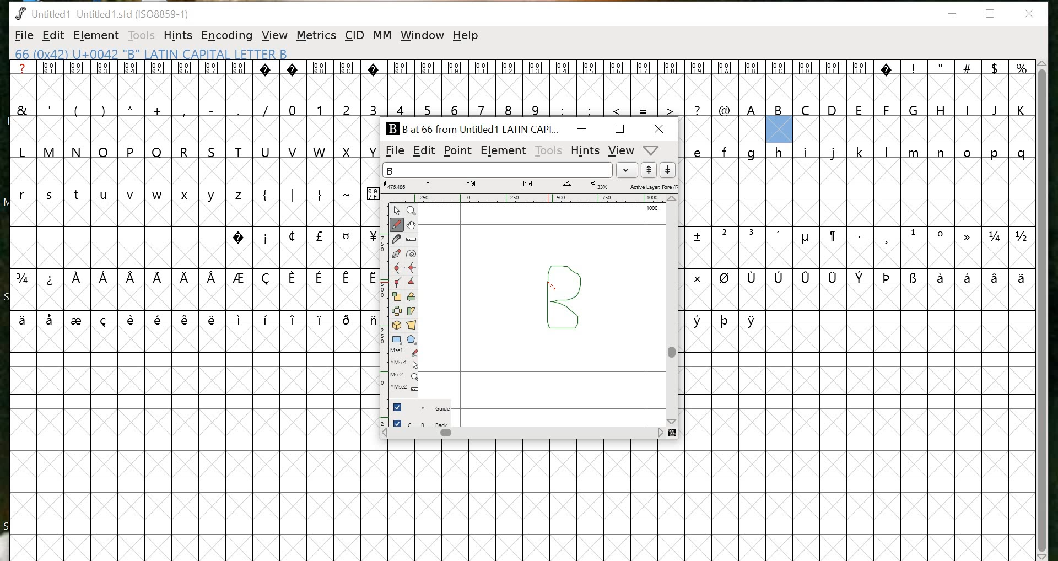 This screenshot has height=561, width=1058. What do you see at coordinates (397, 241) in the screenshot?
I see `Knife` at bounding box center [397, 241].